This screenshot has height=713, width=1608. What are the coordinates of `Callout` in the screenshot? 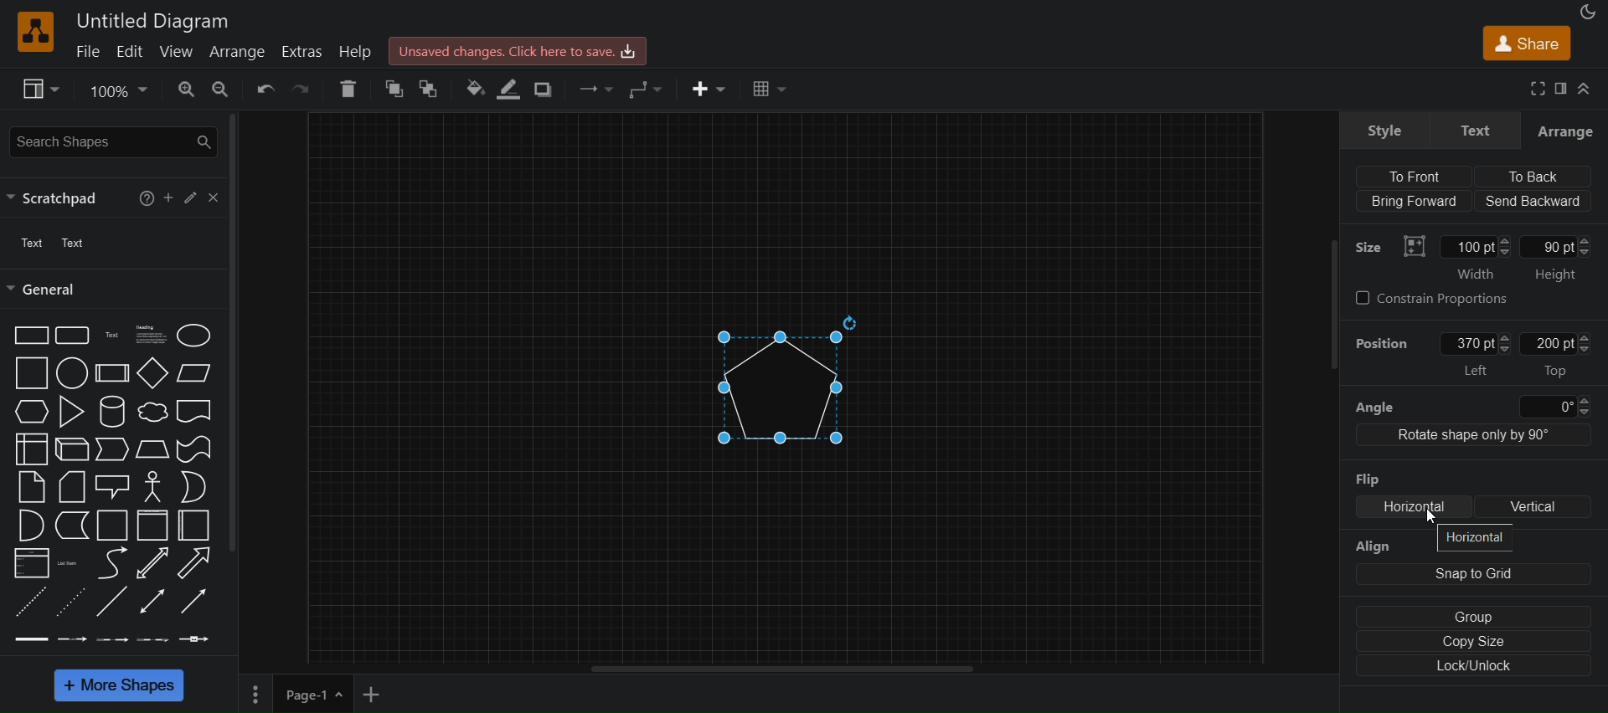 It's located at (112, 488).